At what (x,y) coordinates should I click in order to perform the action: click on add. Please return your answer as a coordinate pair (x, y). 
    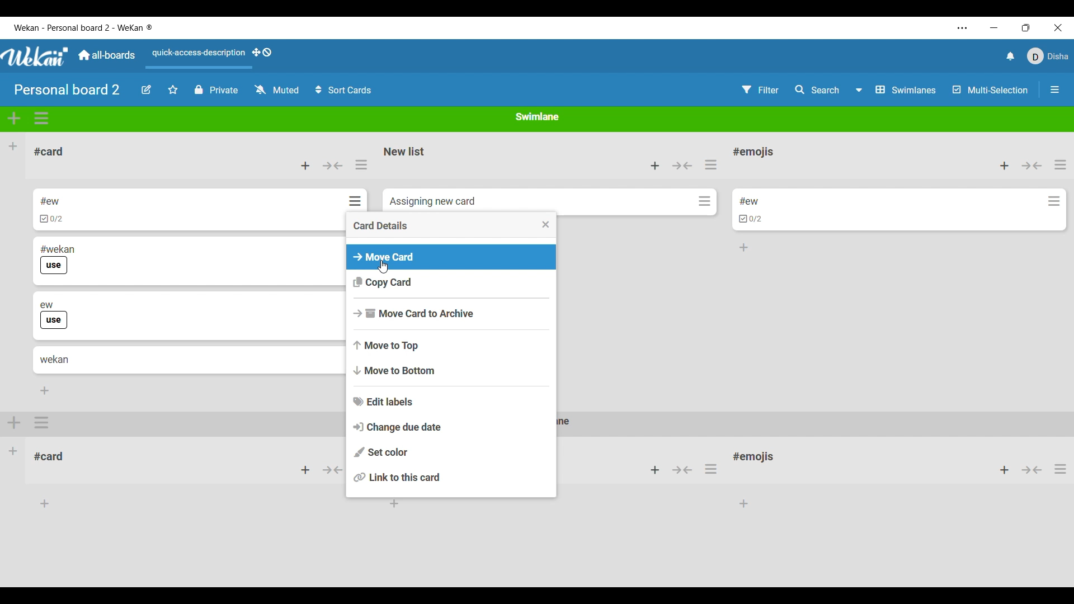
    Looking at the image, I should click on (998, 470).